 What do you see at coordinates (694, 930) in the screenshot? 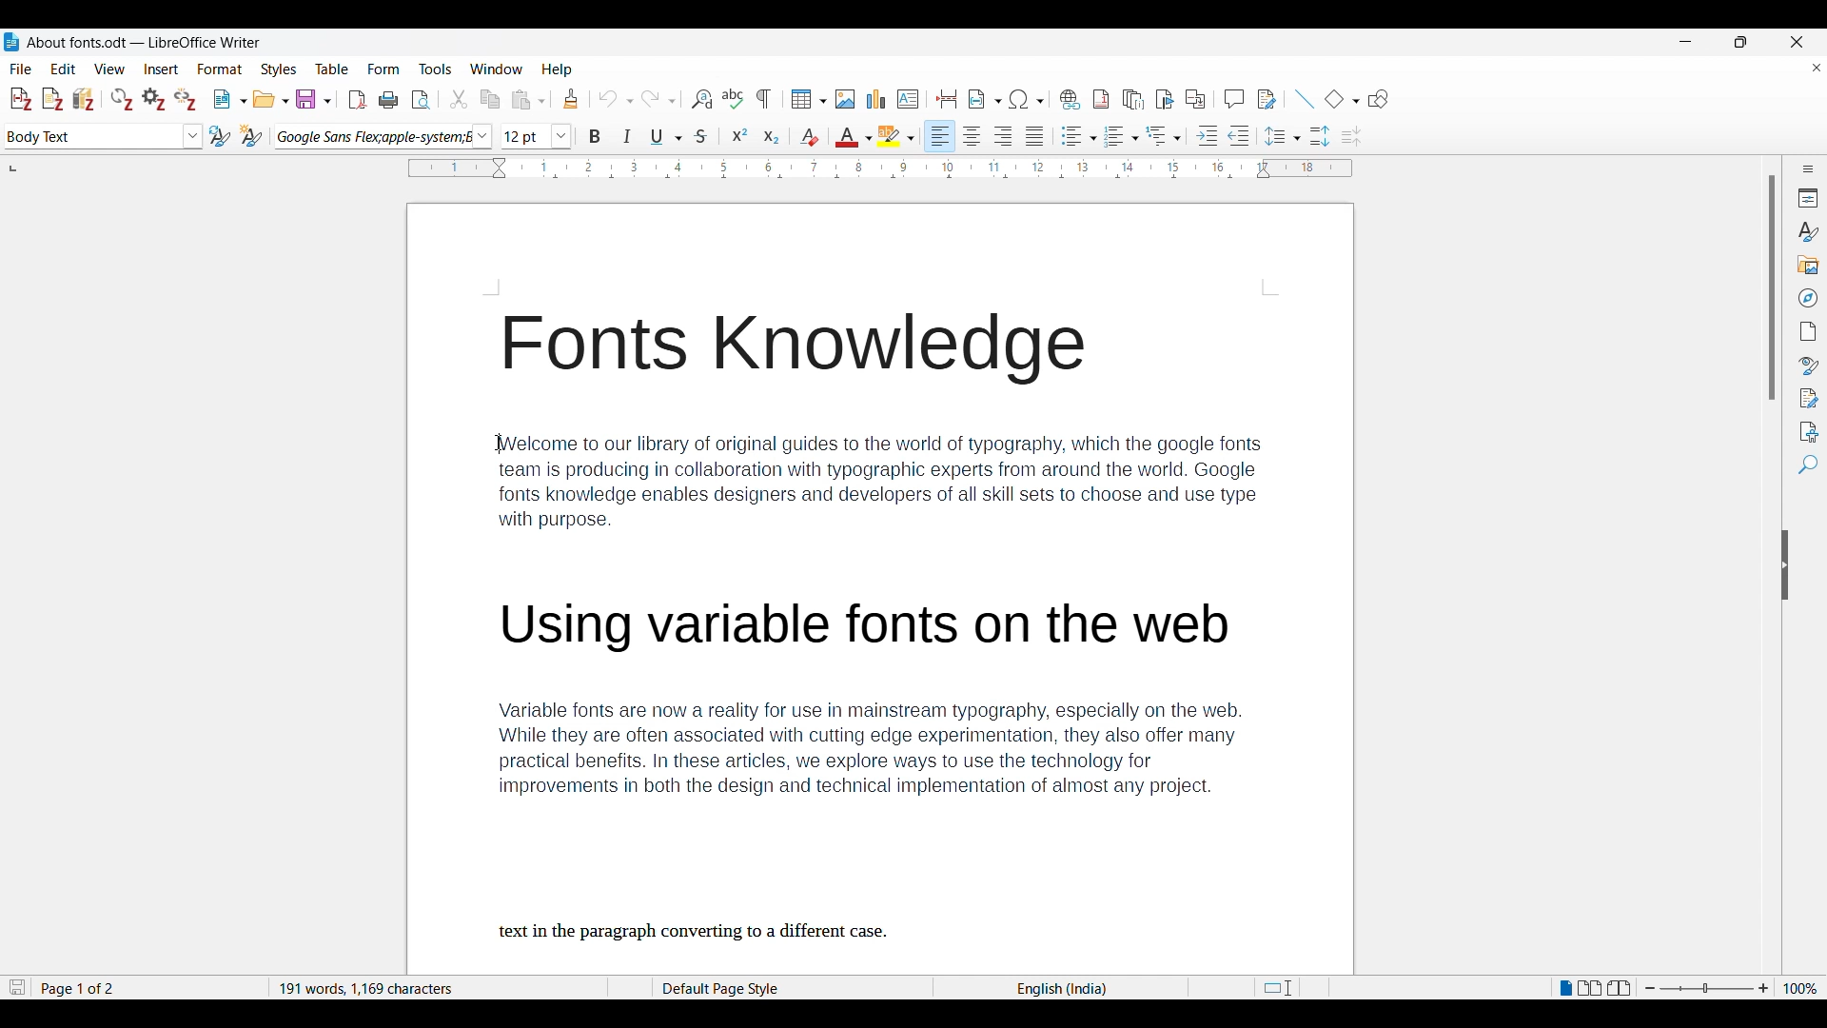
I see `text in the paragraph converting to a different case.` at bounding box center [694, 930].